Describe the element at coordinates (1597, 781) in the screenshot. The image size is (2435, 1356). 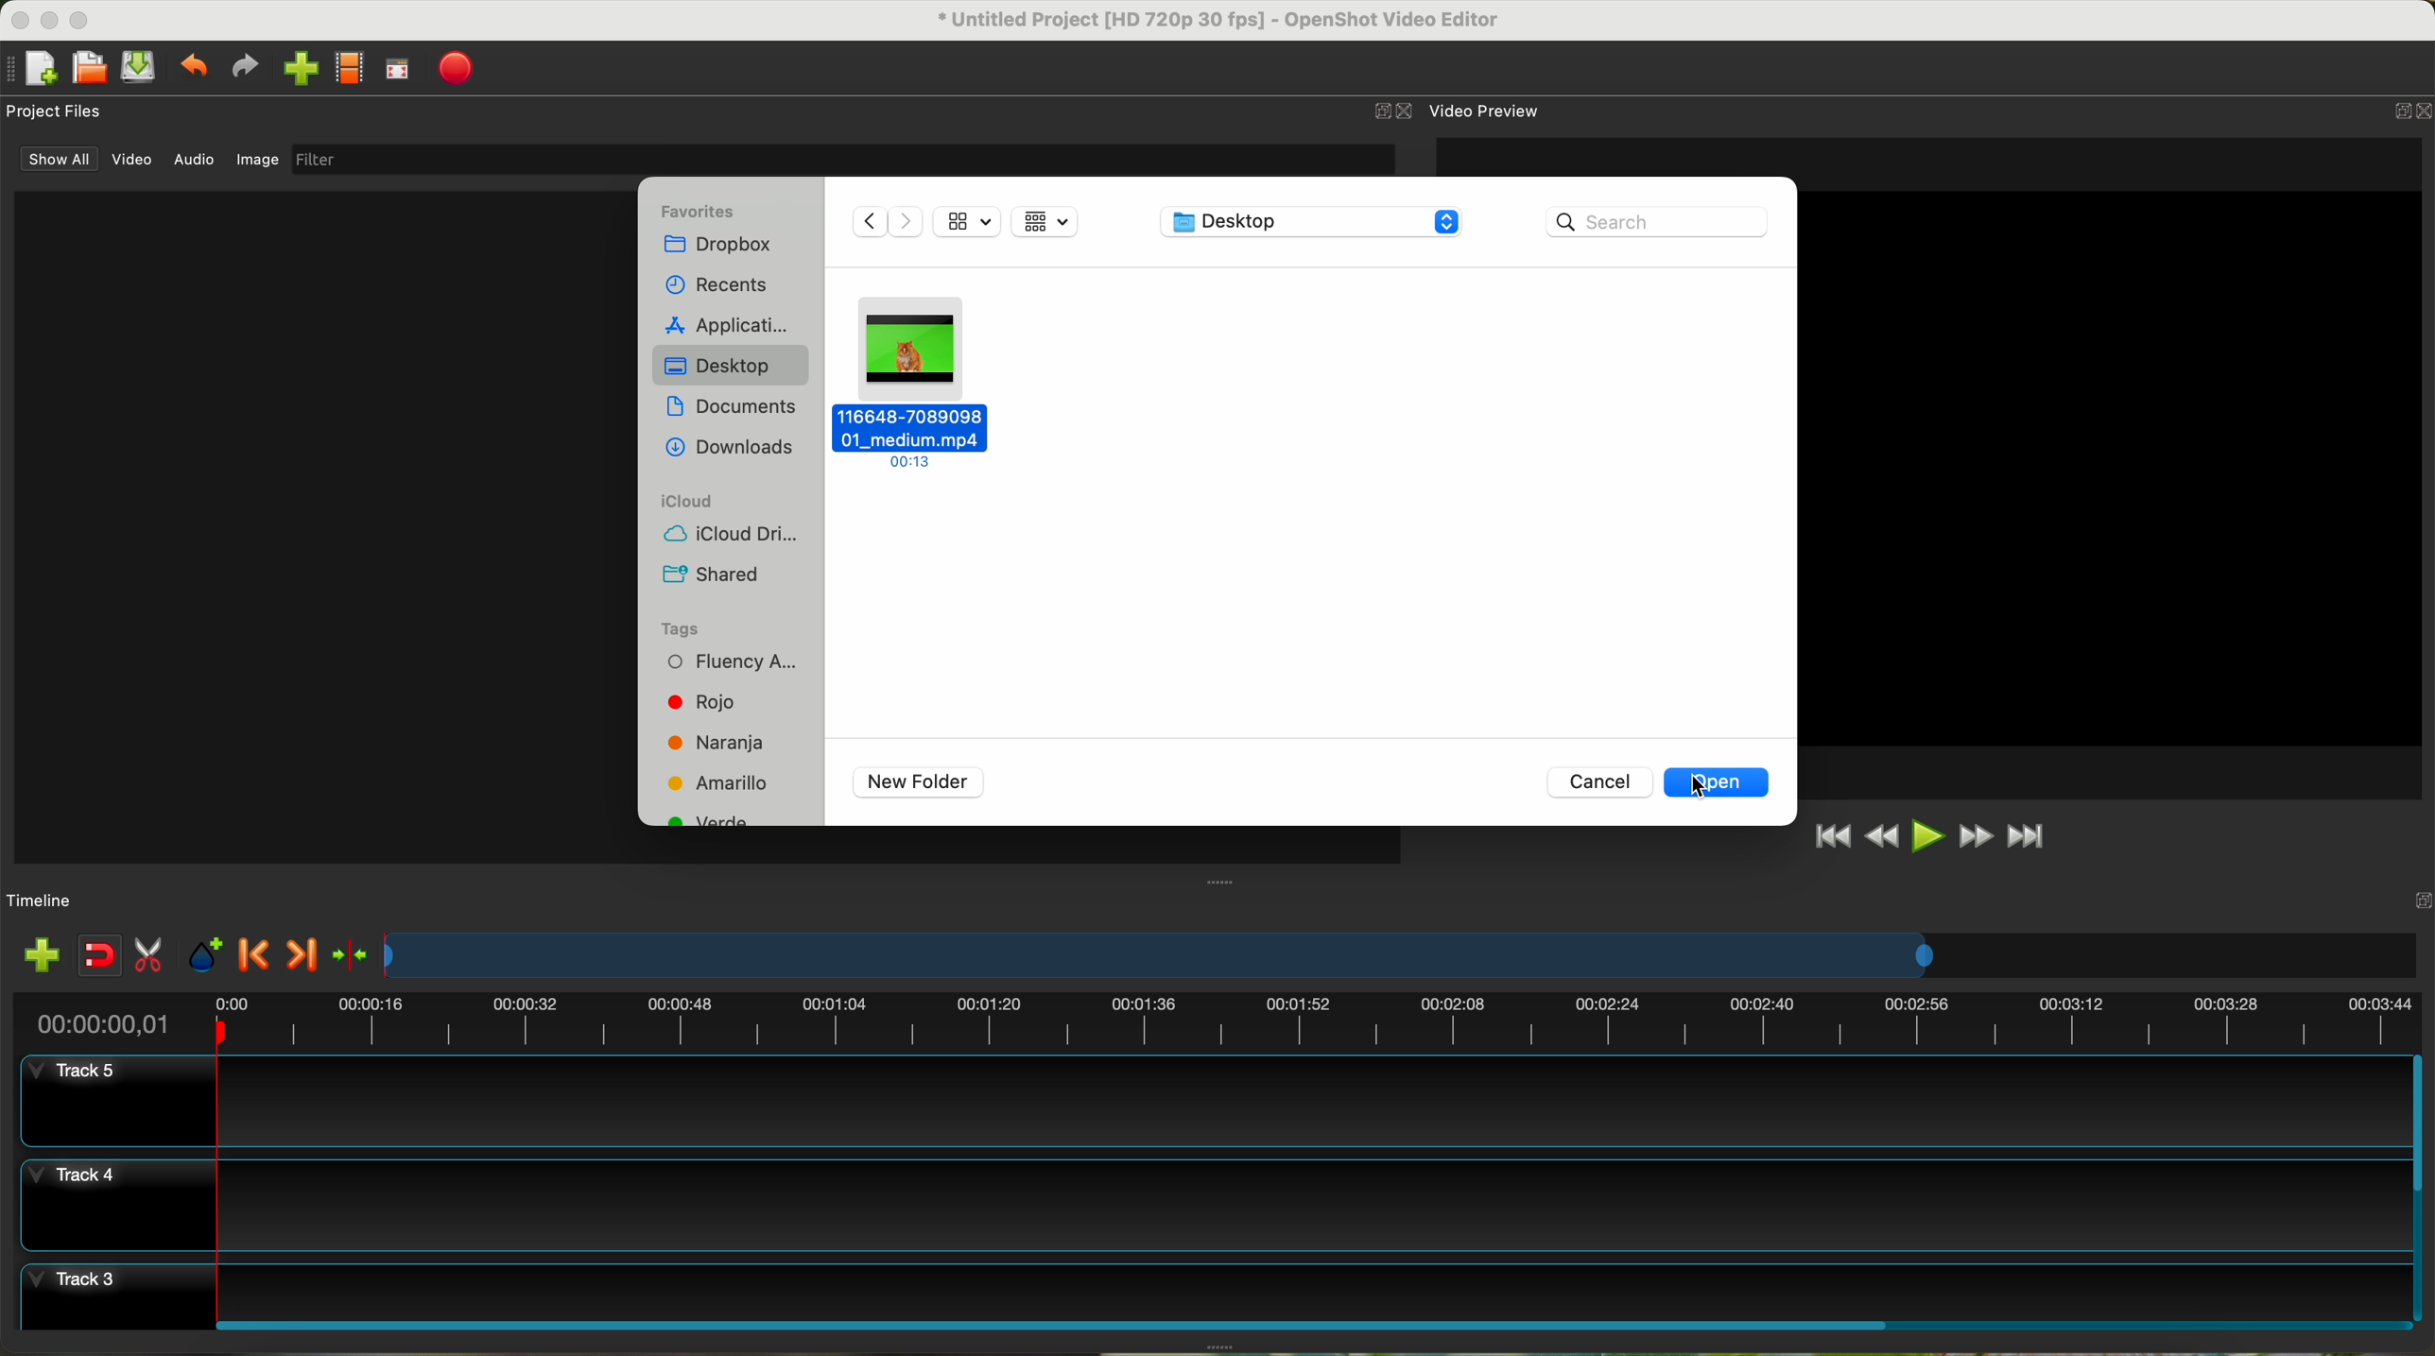
I see `cancel button` at that location.